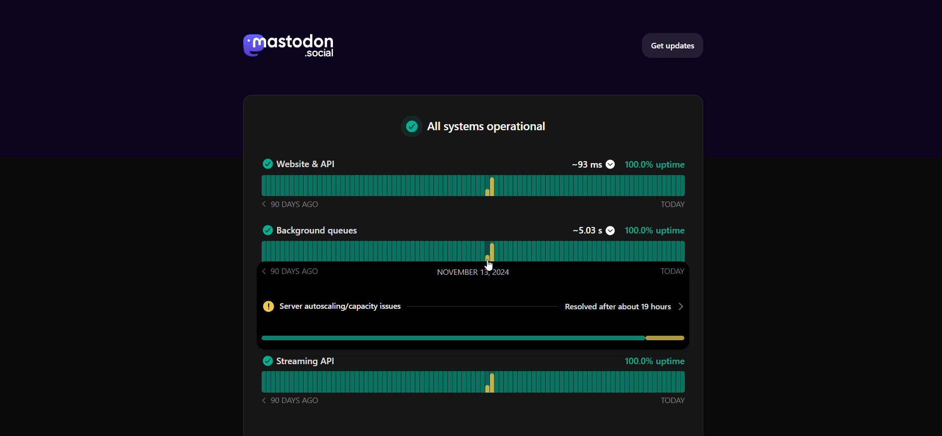  Describe the element at coordinates (670, 271) in the screenshot. I see `Today` at that location.